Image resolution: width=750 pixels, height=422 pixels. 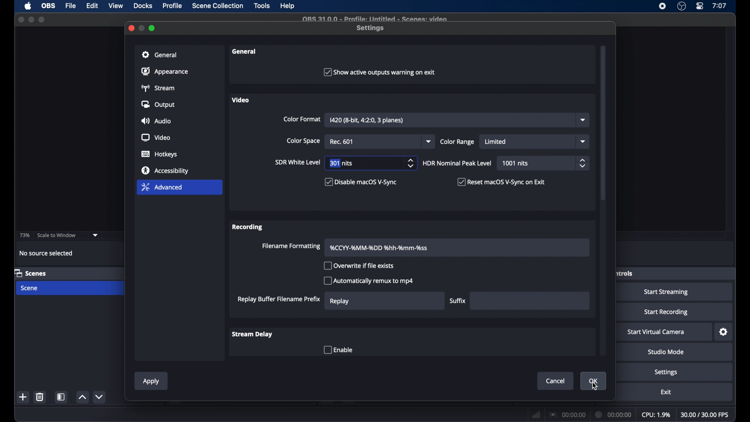 I want to click on scene, so click(x=30, y=288).